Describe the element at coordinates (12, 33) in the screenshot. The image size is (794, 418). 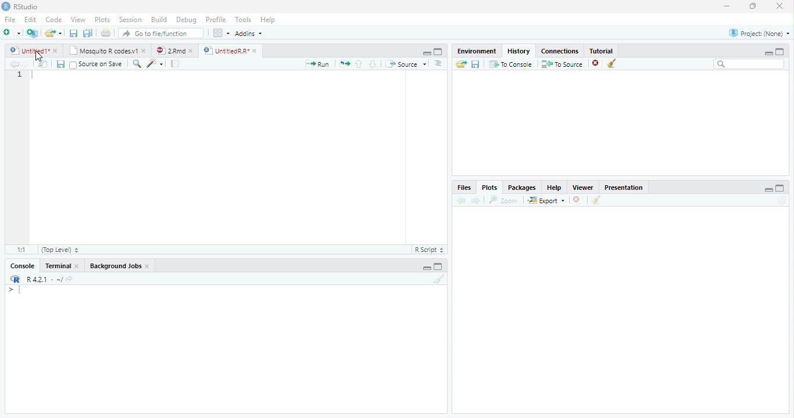
I see `New file` at that location.